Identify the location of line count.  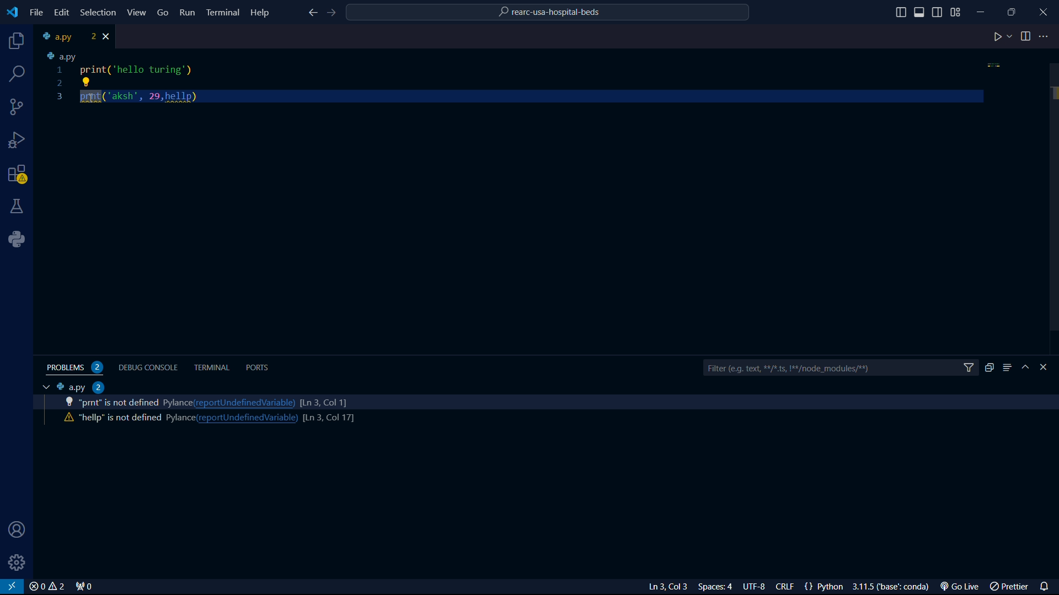
(328, 418).